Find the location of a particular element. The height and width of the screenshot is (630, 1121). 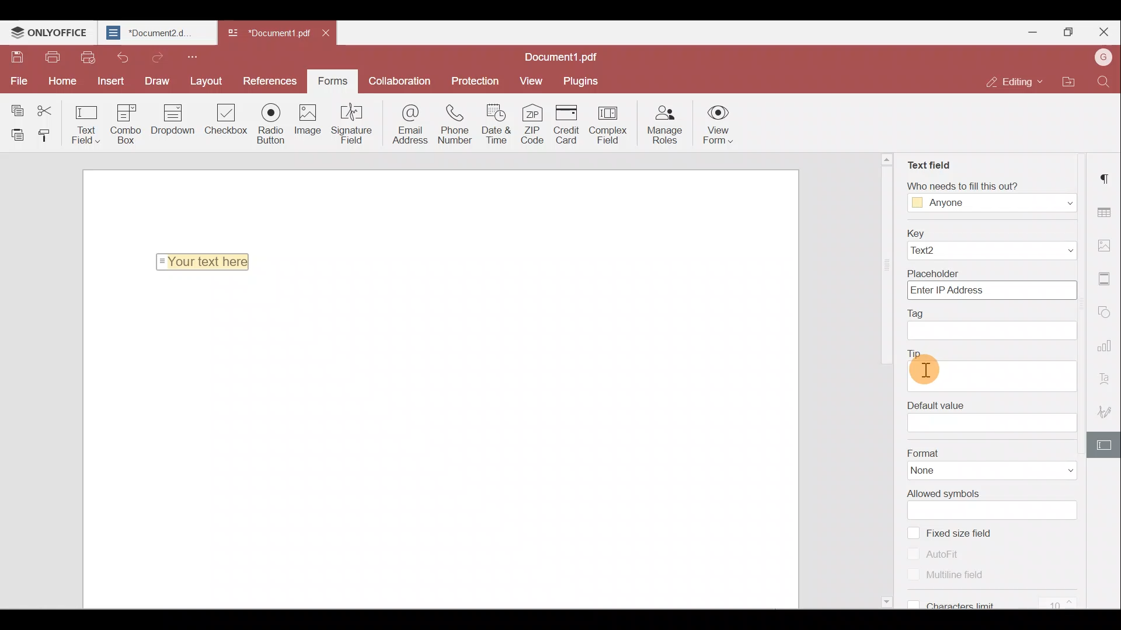

Paste is located at coordinates (15, 134).